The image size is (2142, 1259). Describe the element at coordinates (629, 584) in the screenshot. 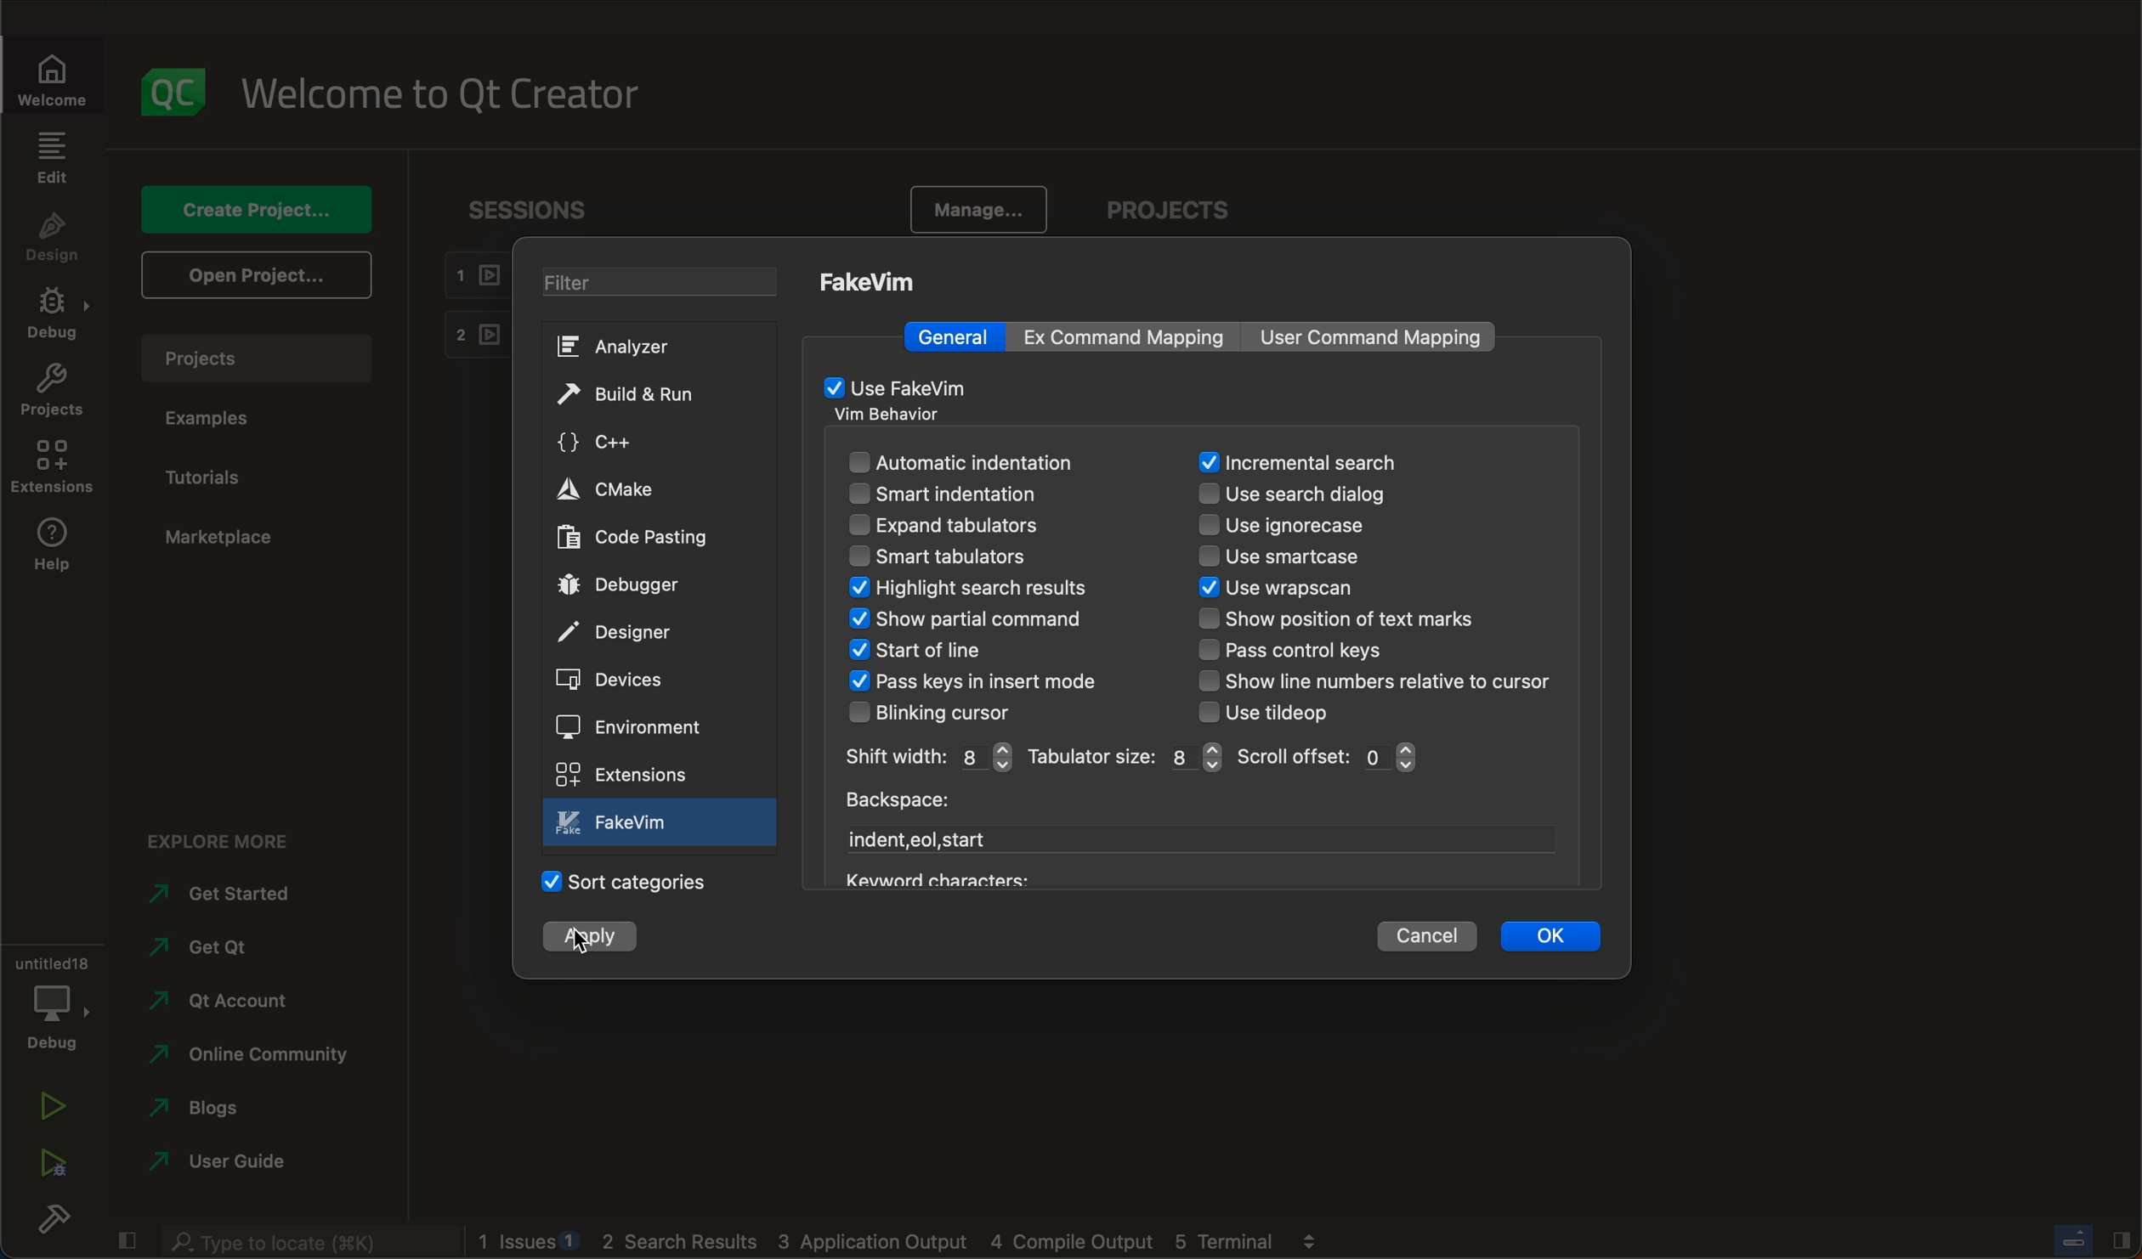

I see `debugger` at that location.